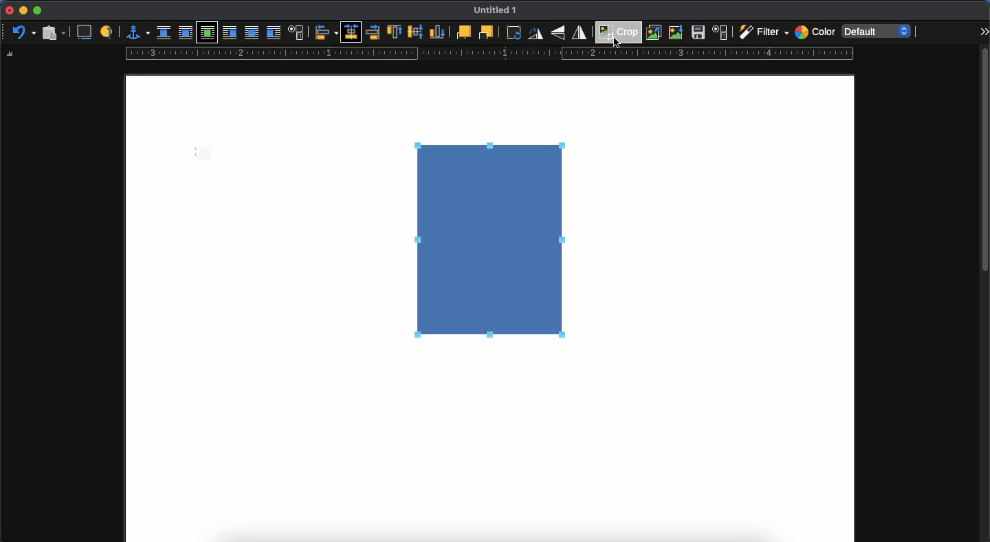  I want to click on scroll, so click(985, 294).